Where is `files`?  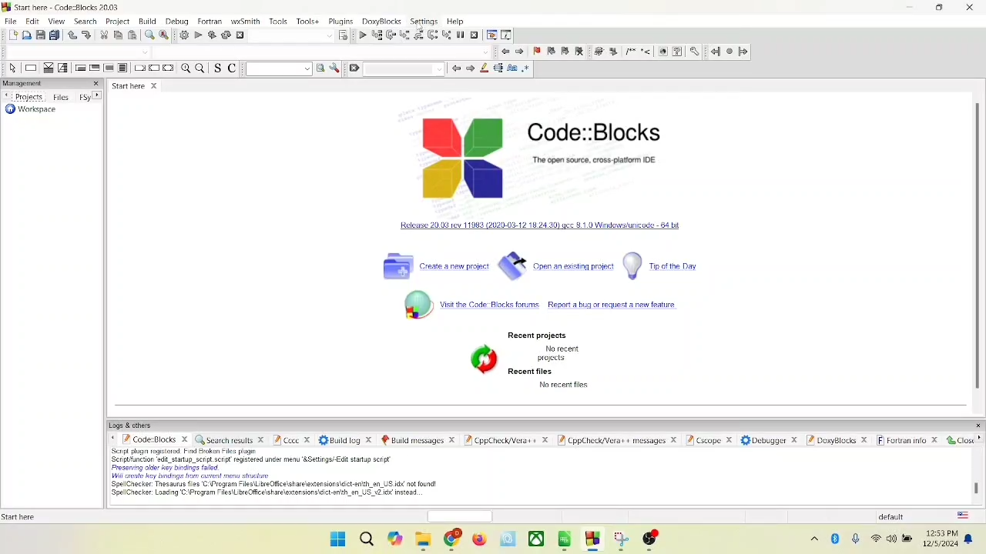
files is located at coordinates (62, 97).